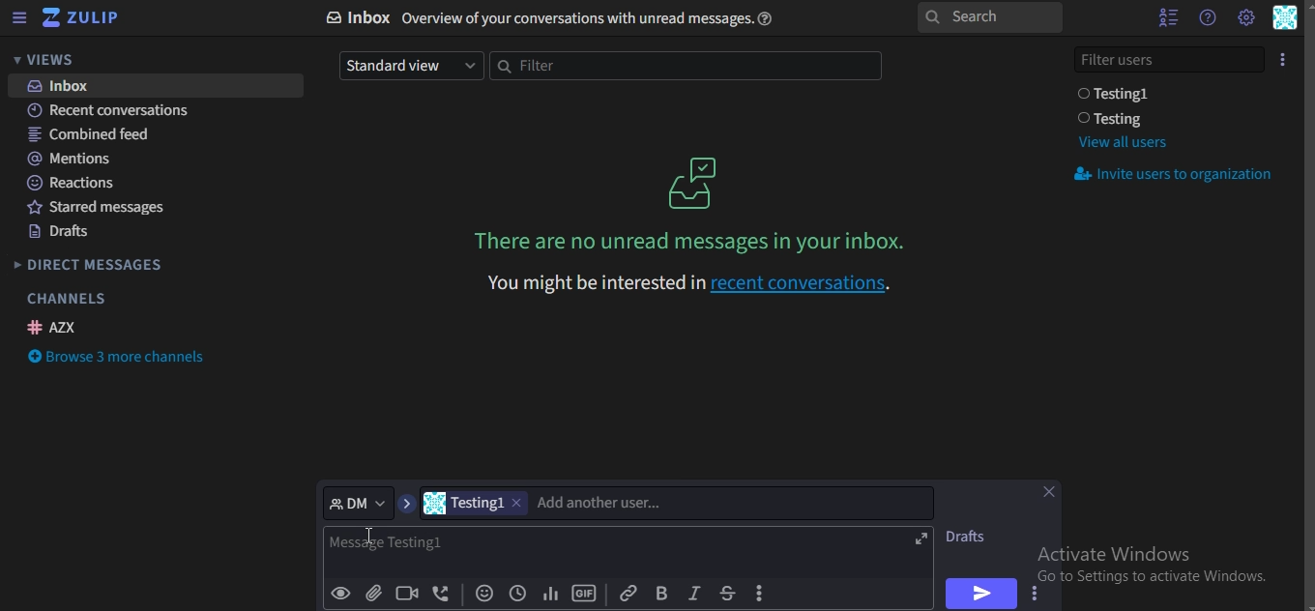 Image resolution: width=1315 pixels, height=611 pixels. Describe the element at coordinates (762, 594) in the screenshot. I see `compose actions` at that location.